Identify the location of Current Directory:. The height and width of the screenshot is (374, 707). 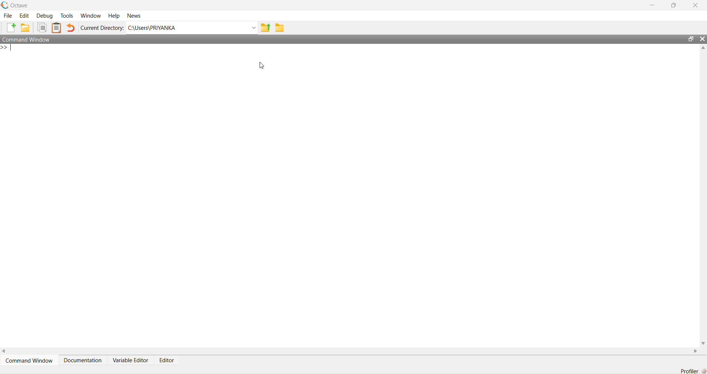
(102, 28).